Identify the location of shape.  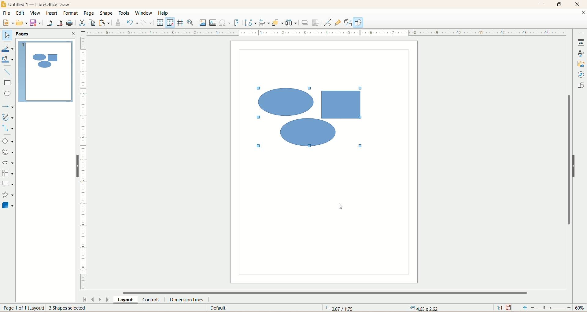
(106, 13).